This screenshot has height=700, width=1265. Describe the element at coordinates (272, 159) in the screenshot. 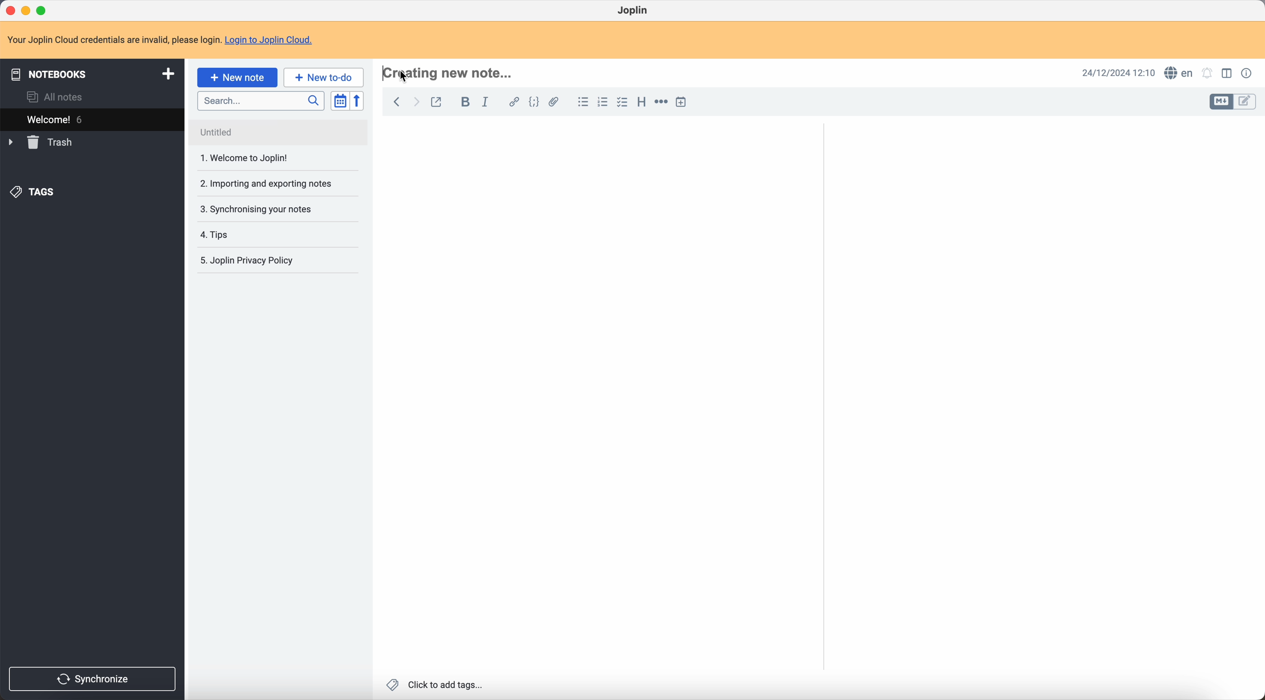

I see `1. Welcome to Joplin!` at that location.